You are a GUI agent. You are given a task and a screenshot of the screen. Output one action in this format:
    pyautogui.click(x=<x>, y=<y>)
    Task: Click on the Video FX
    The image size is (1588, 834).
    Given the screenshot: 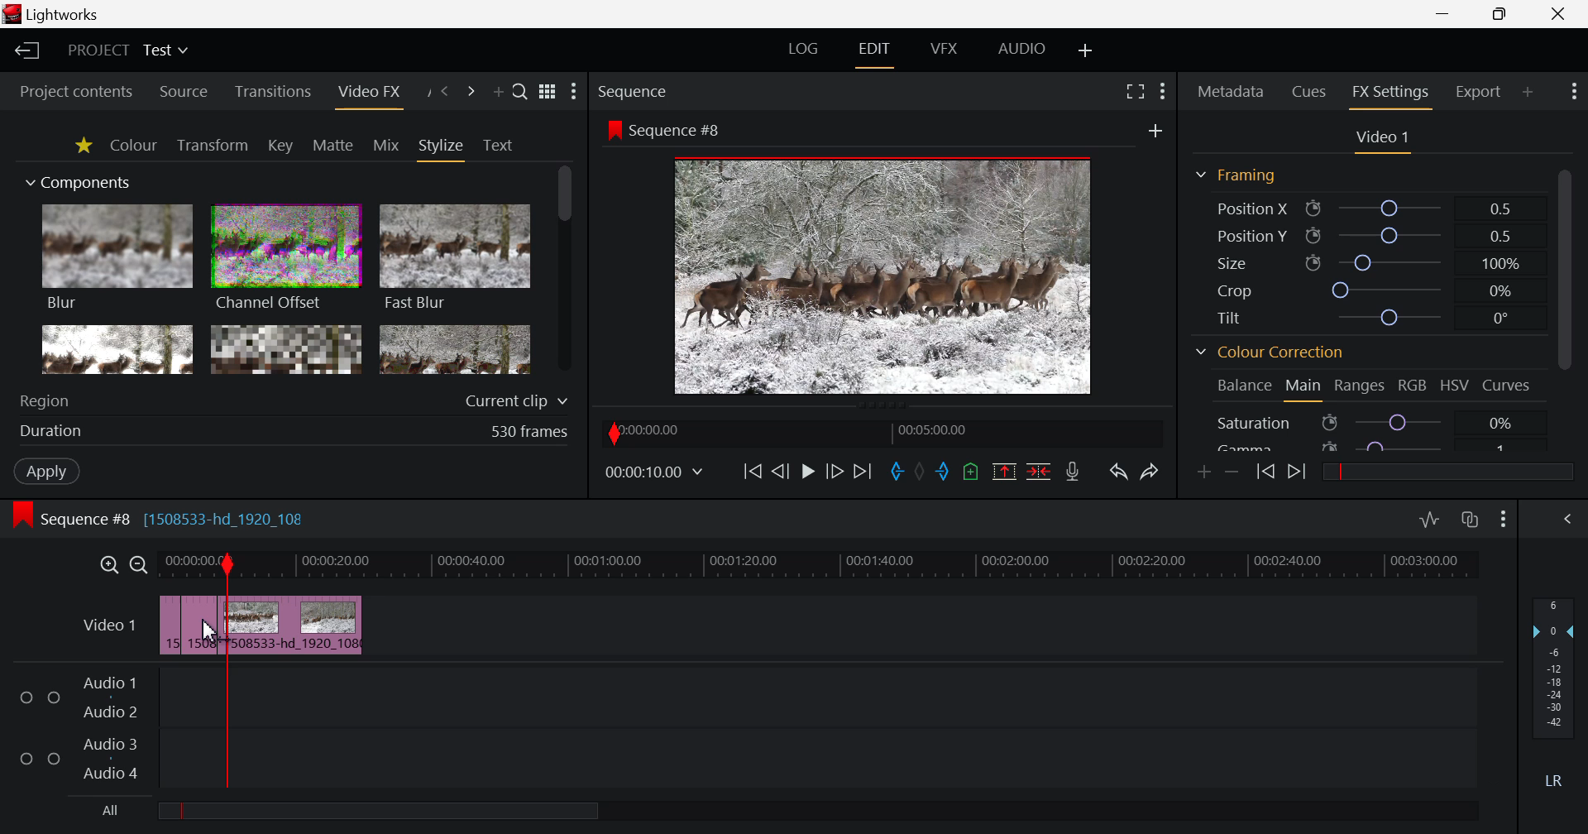 What is the action you would take?
    pyautogui.click(x=368, y=93)
    